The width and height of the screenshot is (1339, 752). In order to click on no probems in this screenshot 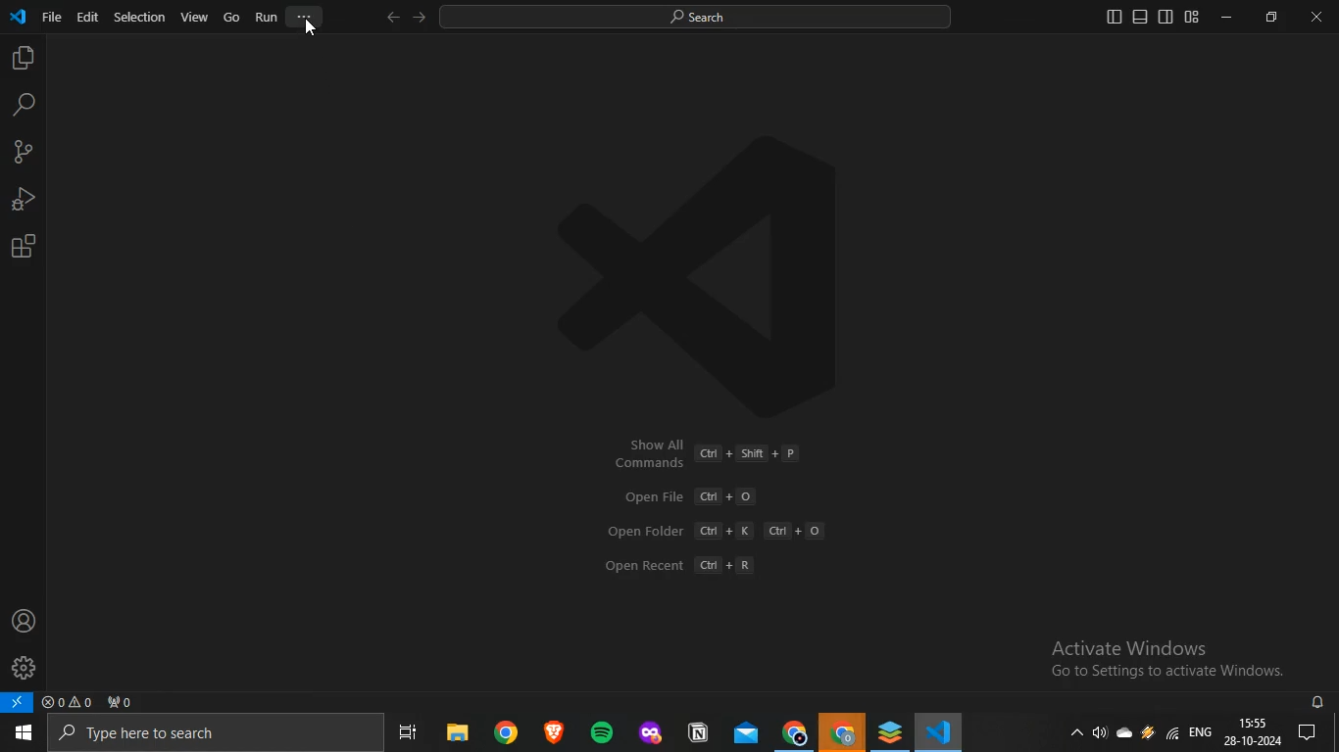, I will do `click(66, 702)`.